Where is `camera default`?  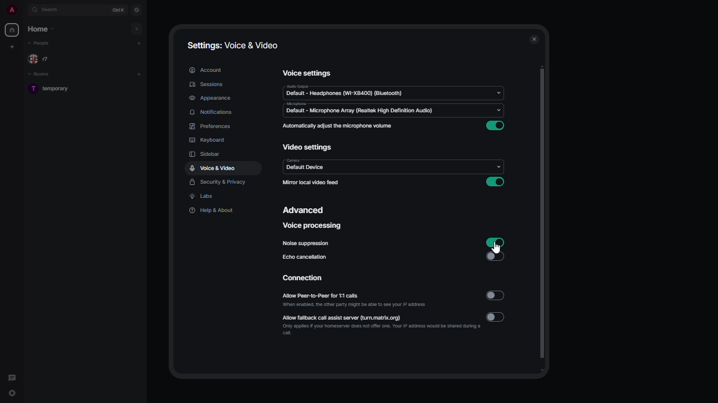
camera default is located at coordinates (306, 166).